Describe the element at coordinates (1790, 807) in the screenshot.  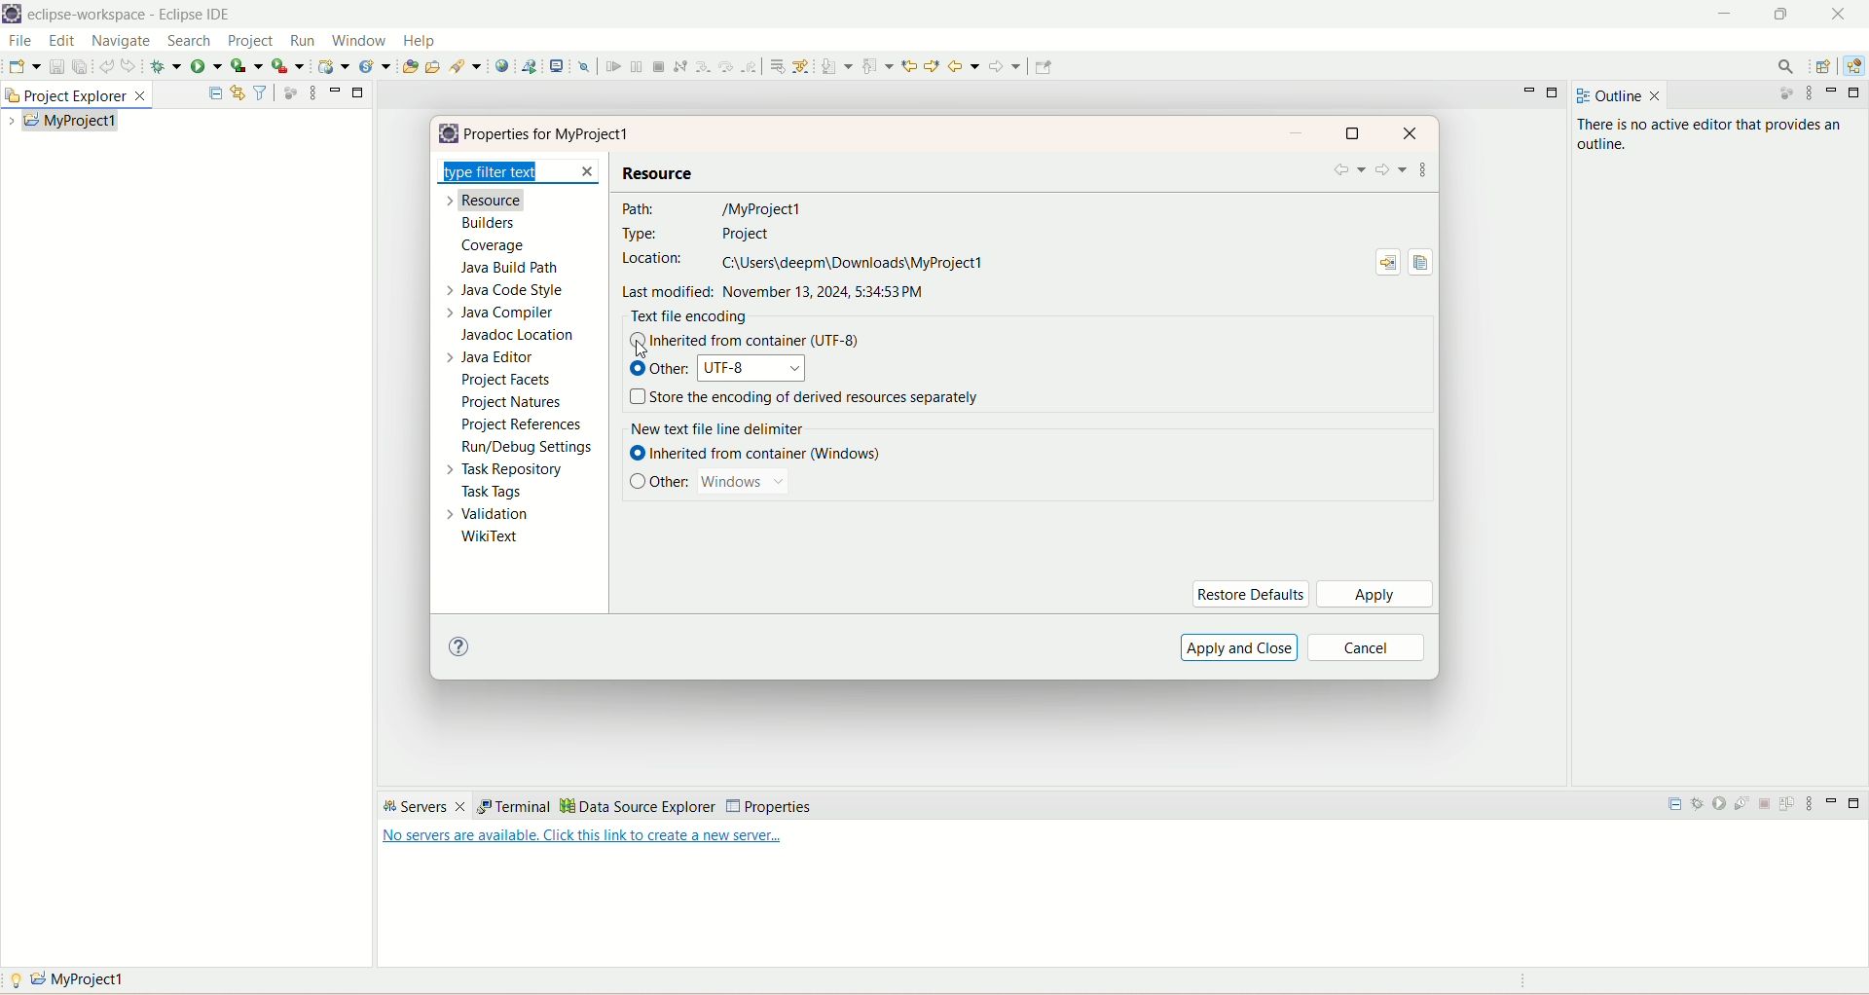
I see `publish to the server` at that location.